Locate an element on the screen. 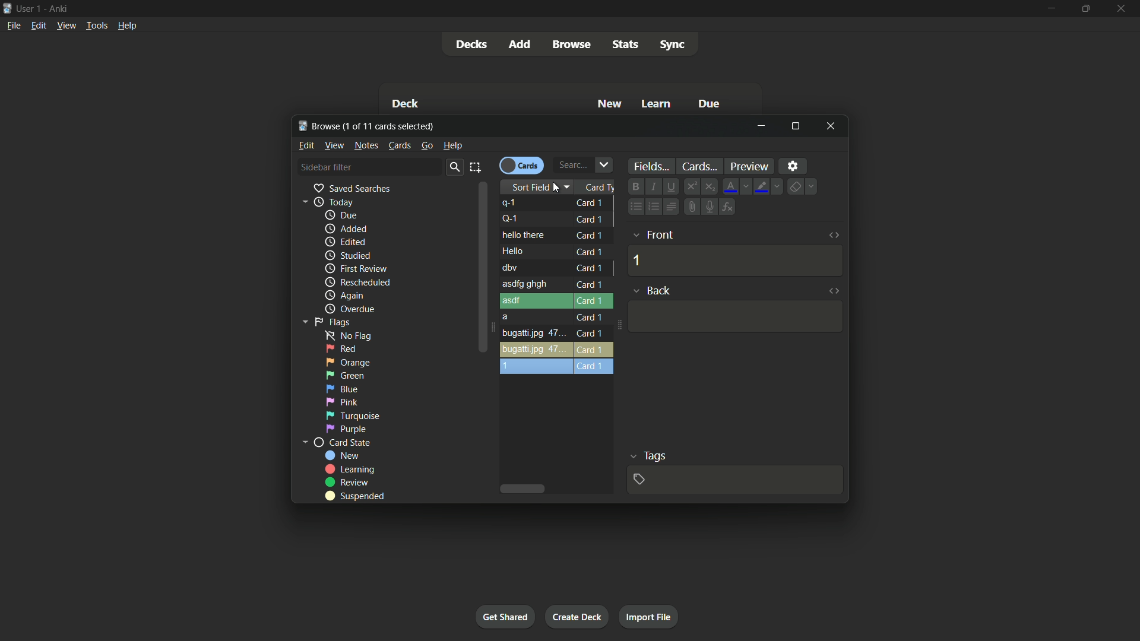 Image resolution: width=1140 pixels, height=641 pixels. maximize is located at coordinates (795, 127).